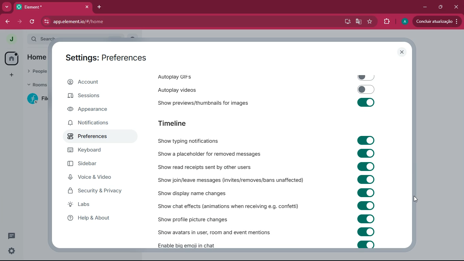  Describe the element at coordinates (439, 22) in the screenshot. I see `update` at that location.